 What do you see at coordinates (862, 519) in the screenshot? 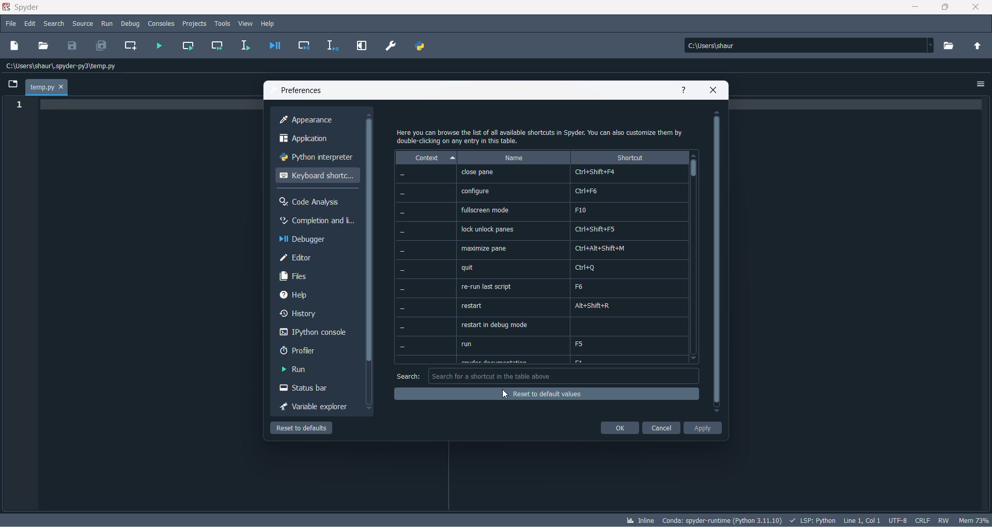
I see `line and column number` at bounding box center [862, 519].